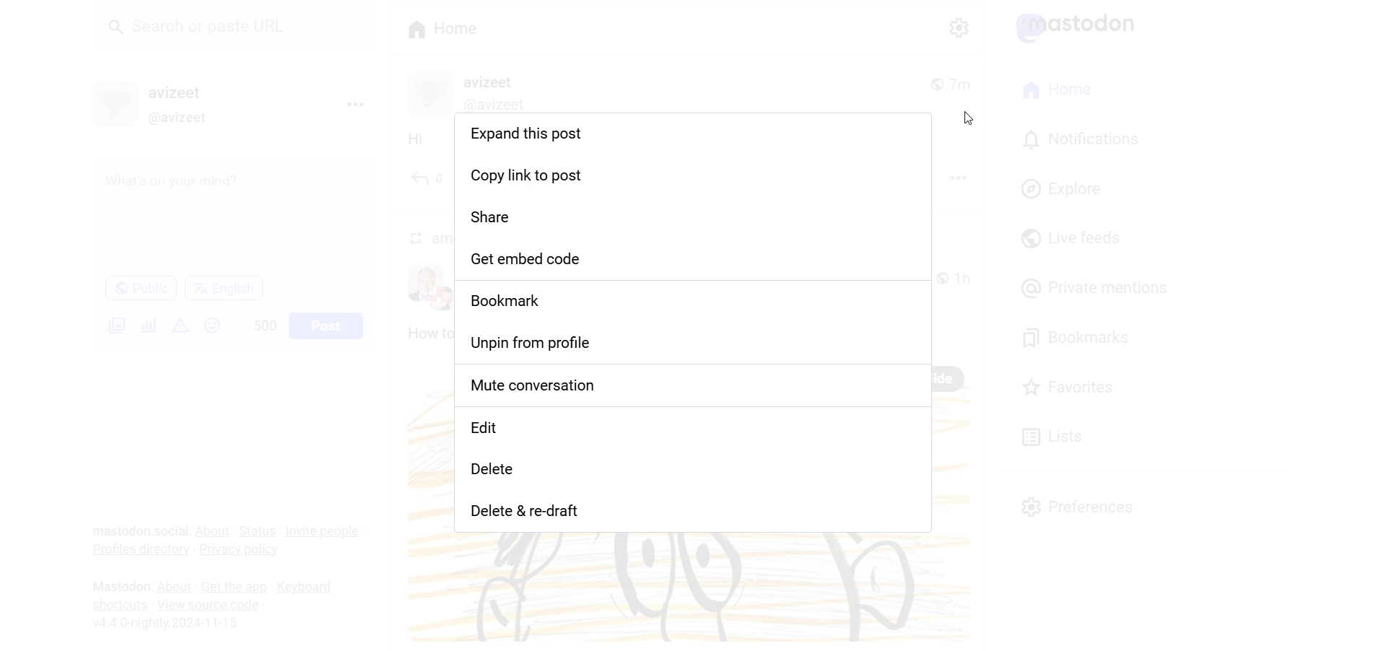 This screenshot has height=651, width=1386. Describe the element at coordinates (173, 586) in the screenshot. I see `About` at that location.